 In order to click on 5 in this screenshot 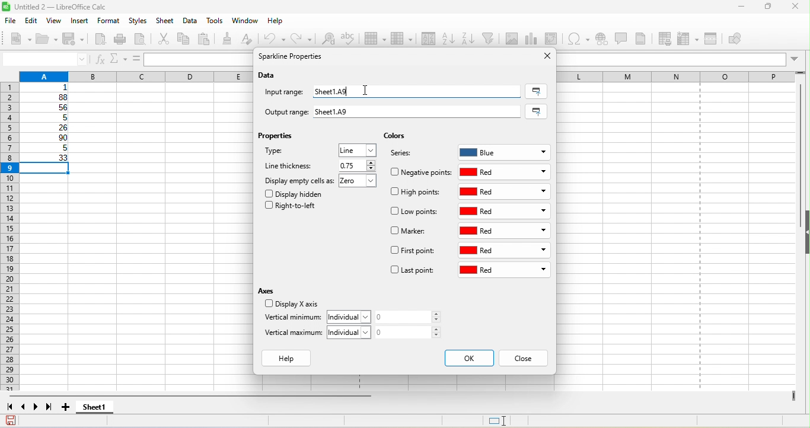, I will do `click(45, 149)`.